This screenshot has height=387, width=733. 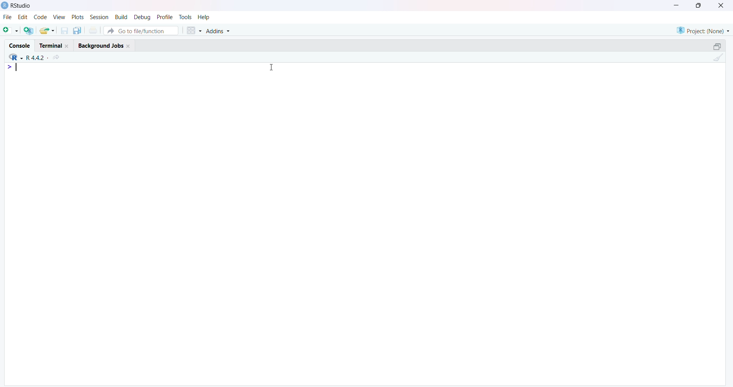 What do you see at coordinates (50, 31) in the screenshot?
I see `Open an existing file (Ctrl + O)` at bounding box center [50, 31].